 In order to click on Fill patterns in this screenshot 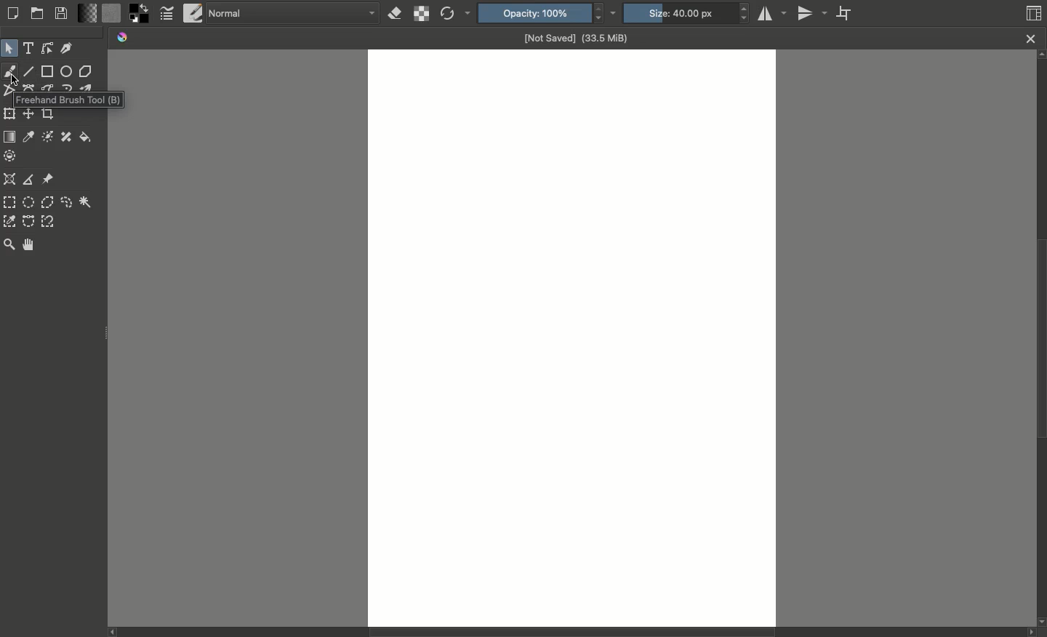, I will do `click(112, 14)`.